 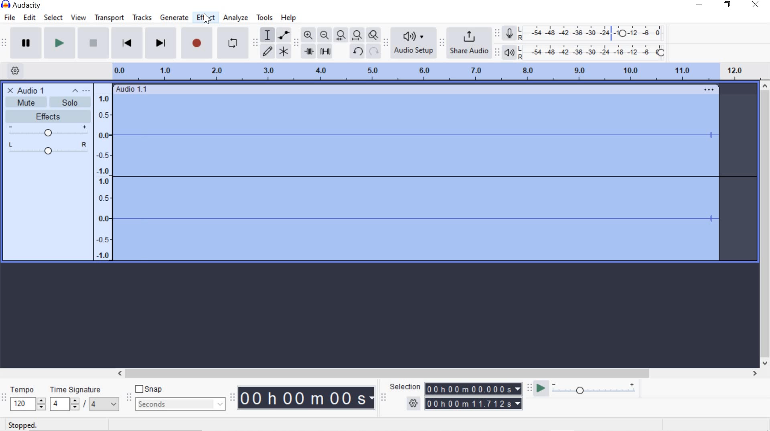 I want to click on Edit Toolbar, so click(x=296, y=42).